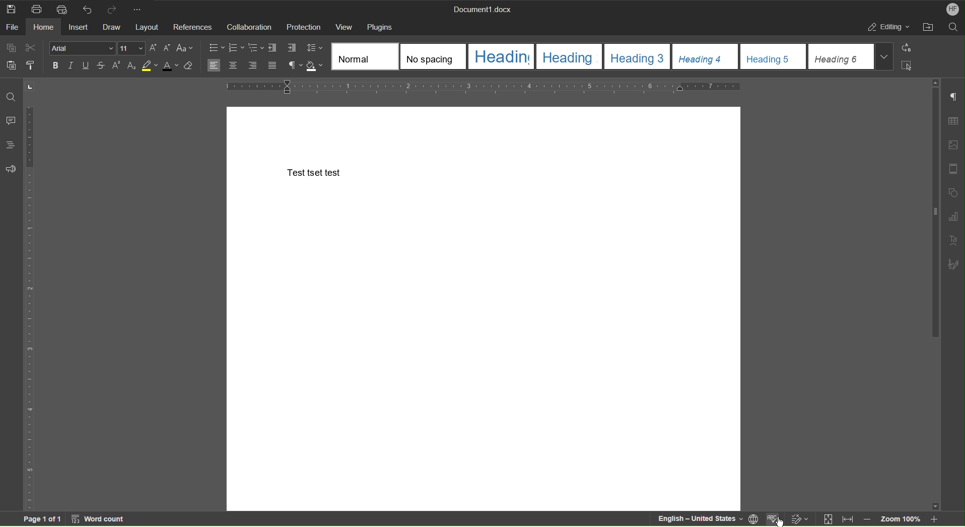 The height and width of the screenshot is (527, 965). Describe the element at coordinates (236, 48) in the screenshot. I see `Numbered List` at that location.